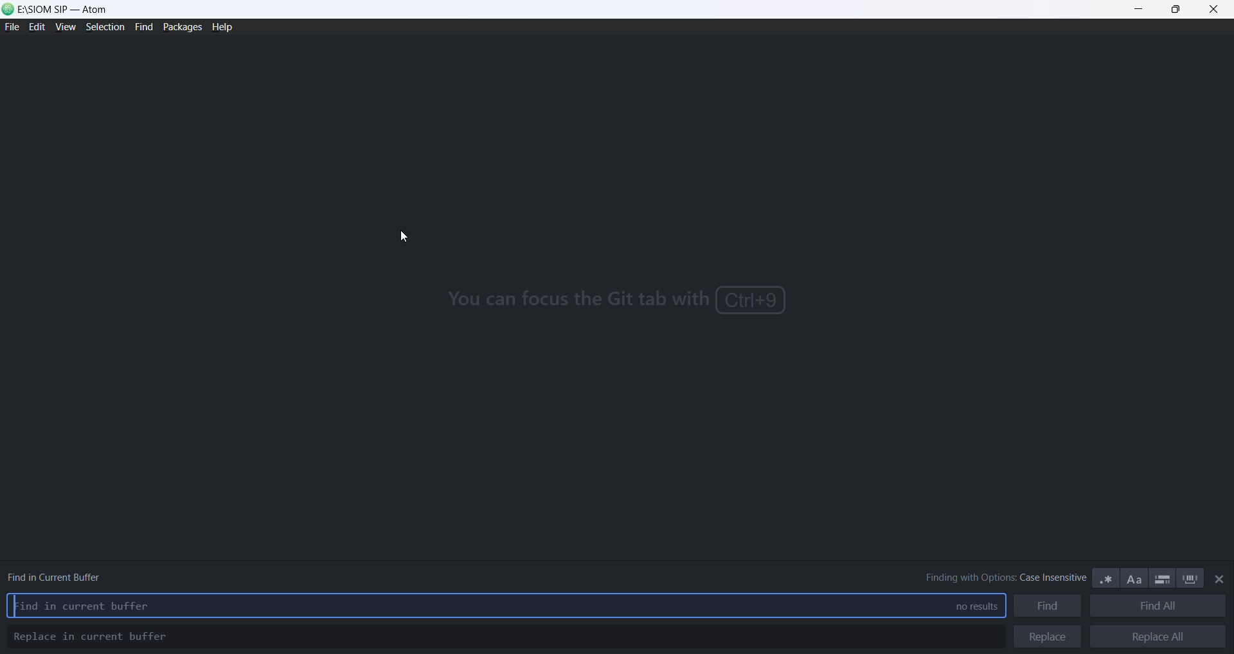  I want to click on typing area, so click(470, 607).